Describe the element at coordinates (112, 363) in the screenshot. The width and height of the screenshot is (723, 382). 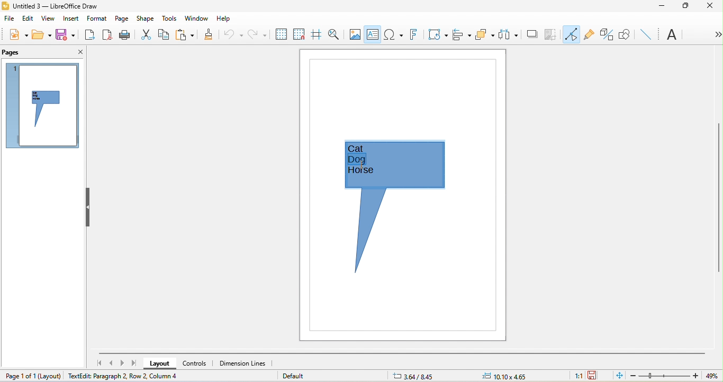
I see `previous page` at that location.